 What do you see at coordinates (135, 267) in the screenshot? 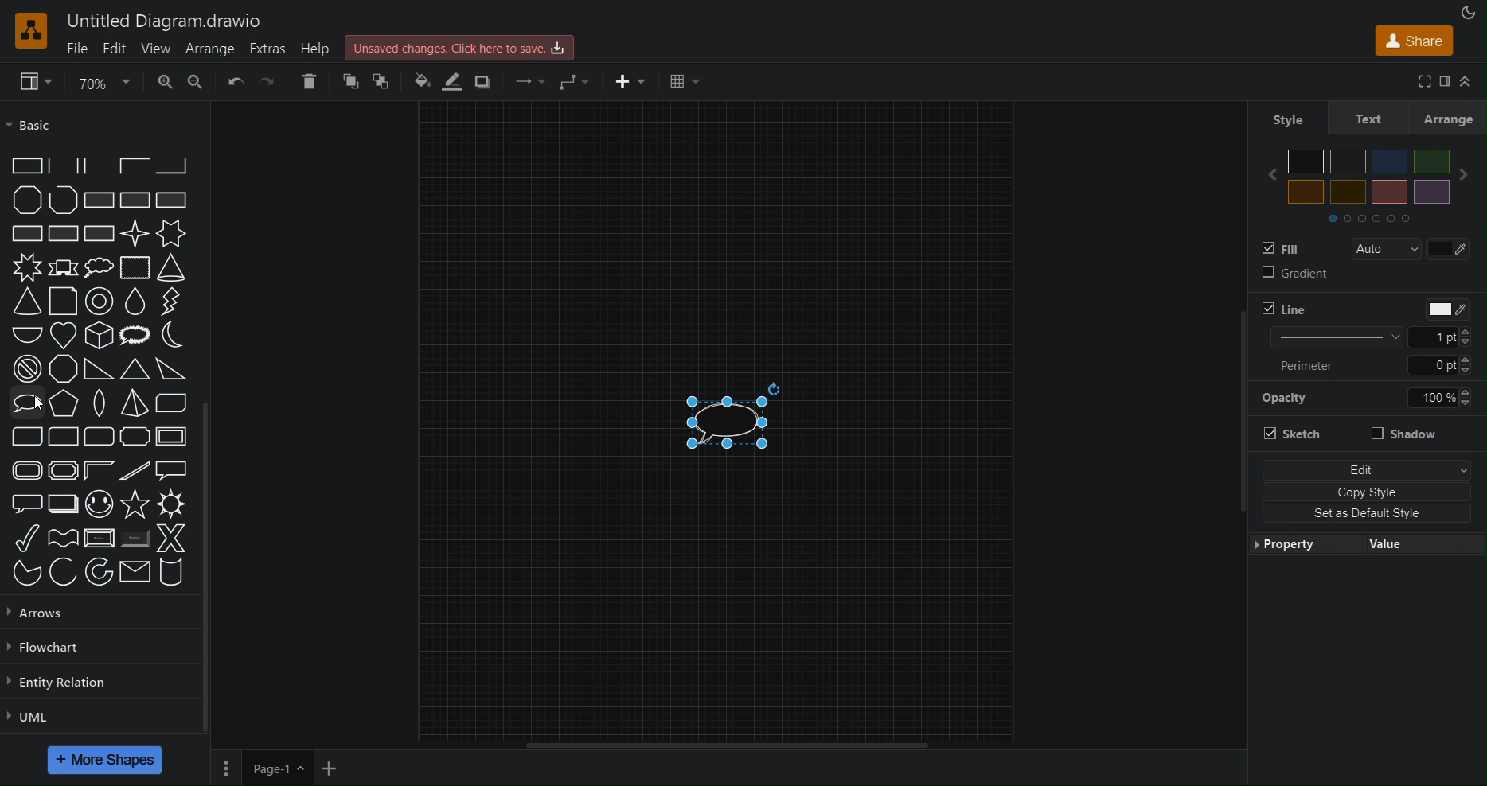
I see `Cloud Rectangle` at bounding box center [135, 267].